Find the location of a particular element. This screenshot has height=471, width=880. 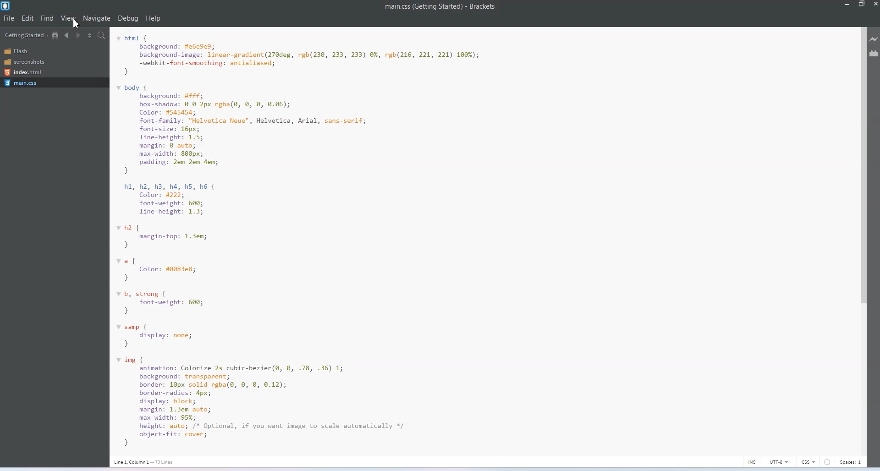

Debug is located at coordinates (128, 18).